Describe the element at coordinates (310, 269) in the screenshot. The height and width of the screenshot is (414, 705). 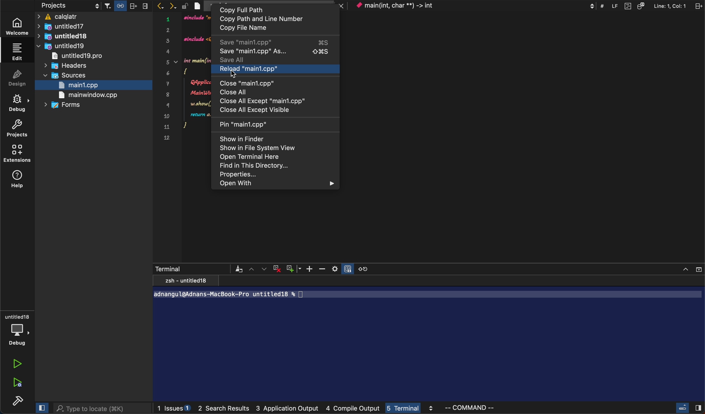
I see `zoom in` at that location.